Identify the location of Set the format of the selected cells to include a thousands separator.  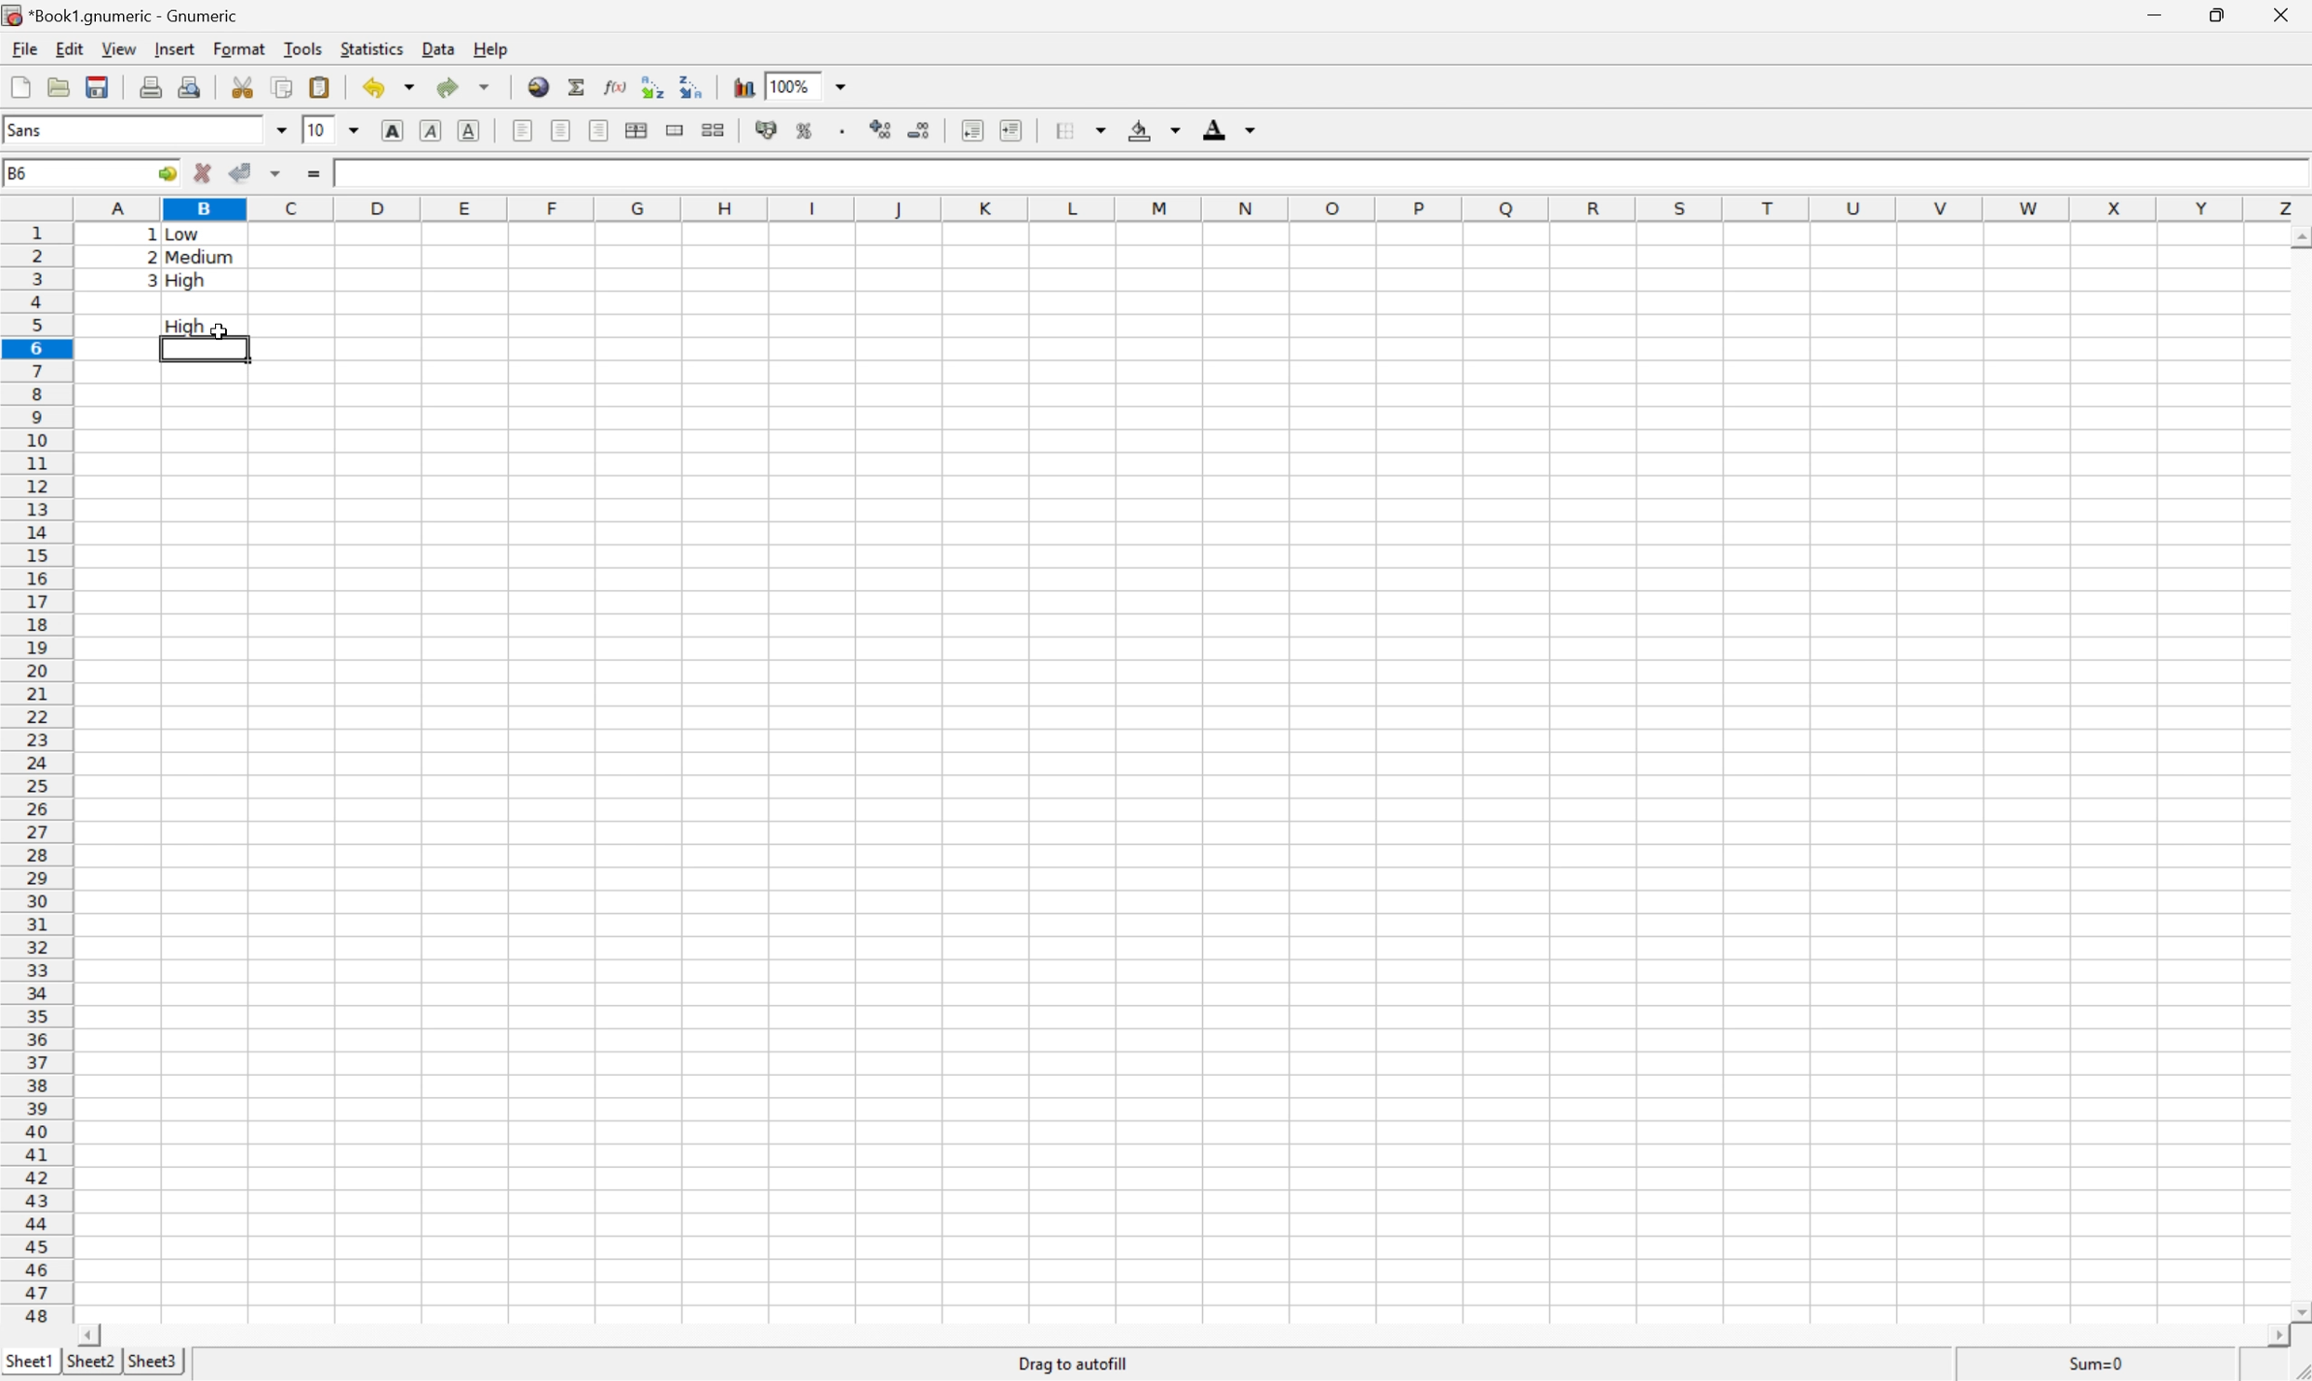
(843, 133).